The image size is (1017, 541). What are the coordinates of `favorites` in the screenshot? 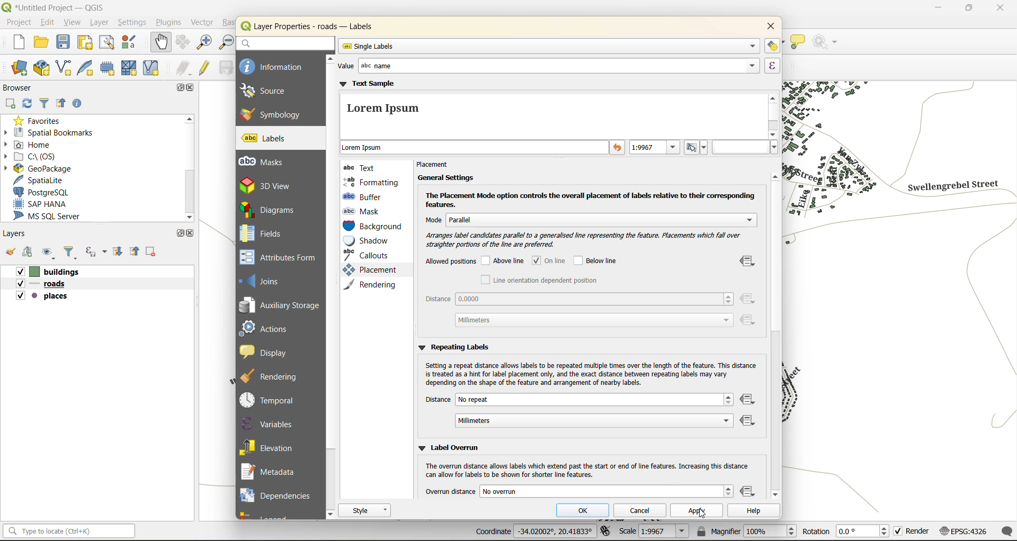 It's located at (40, 122).